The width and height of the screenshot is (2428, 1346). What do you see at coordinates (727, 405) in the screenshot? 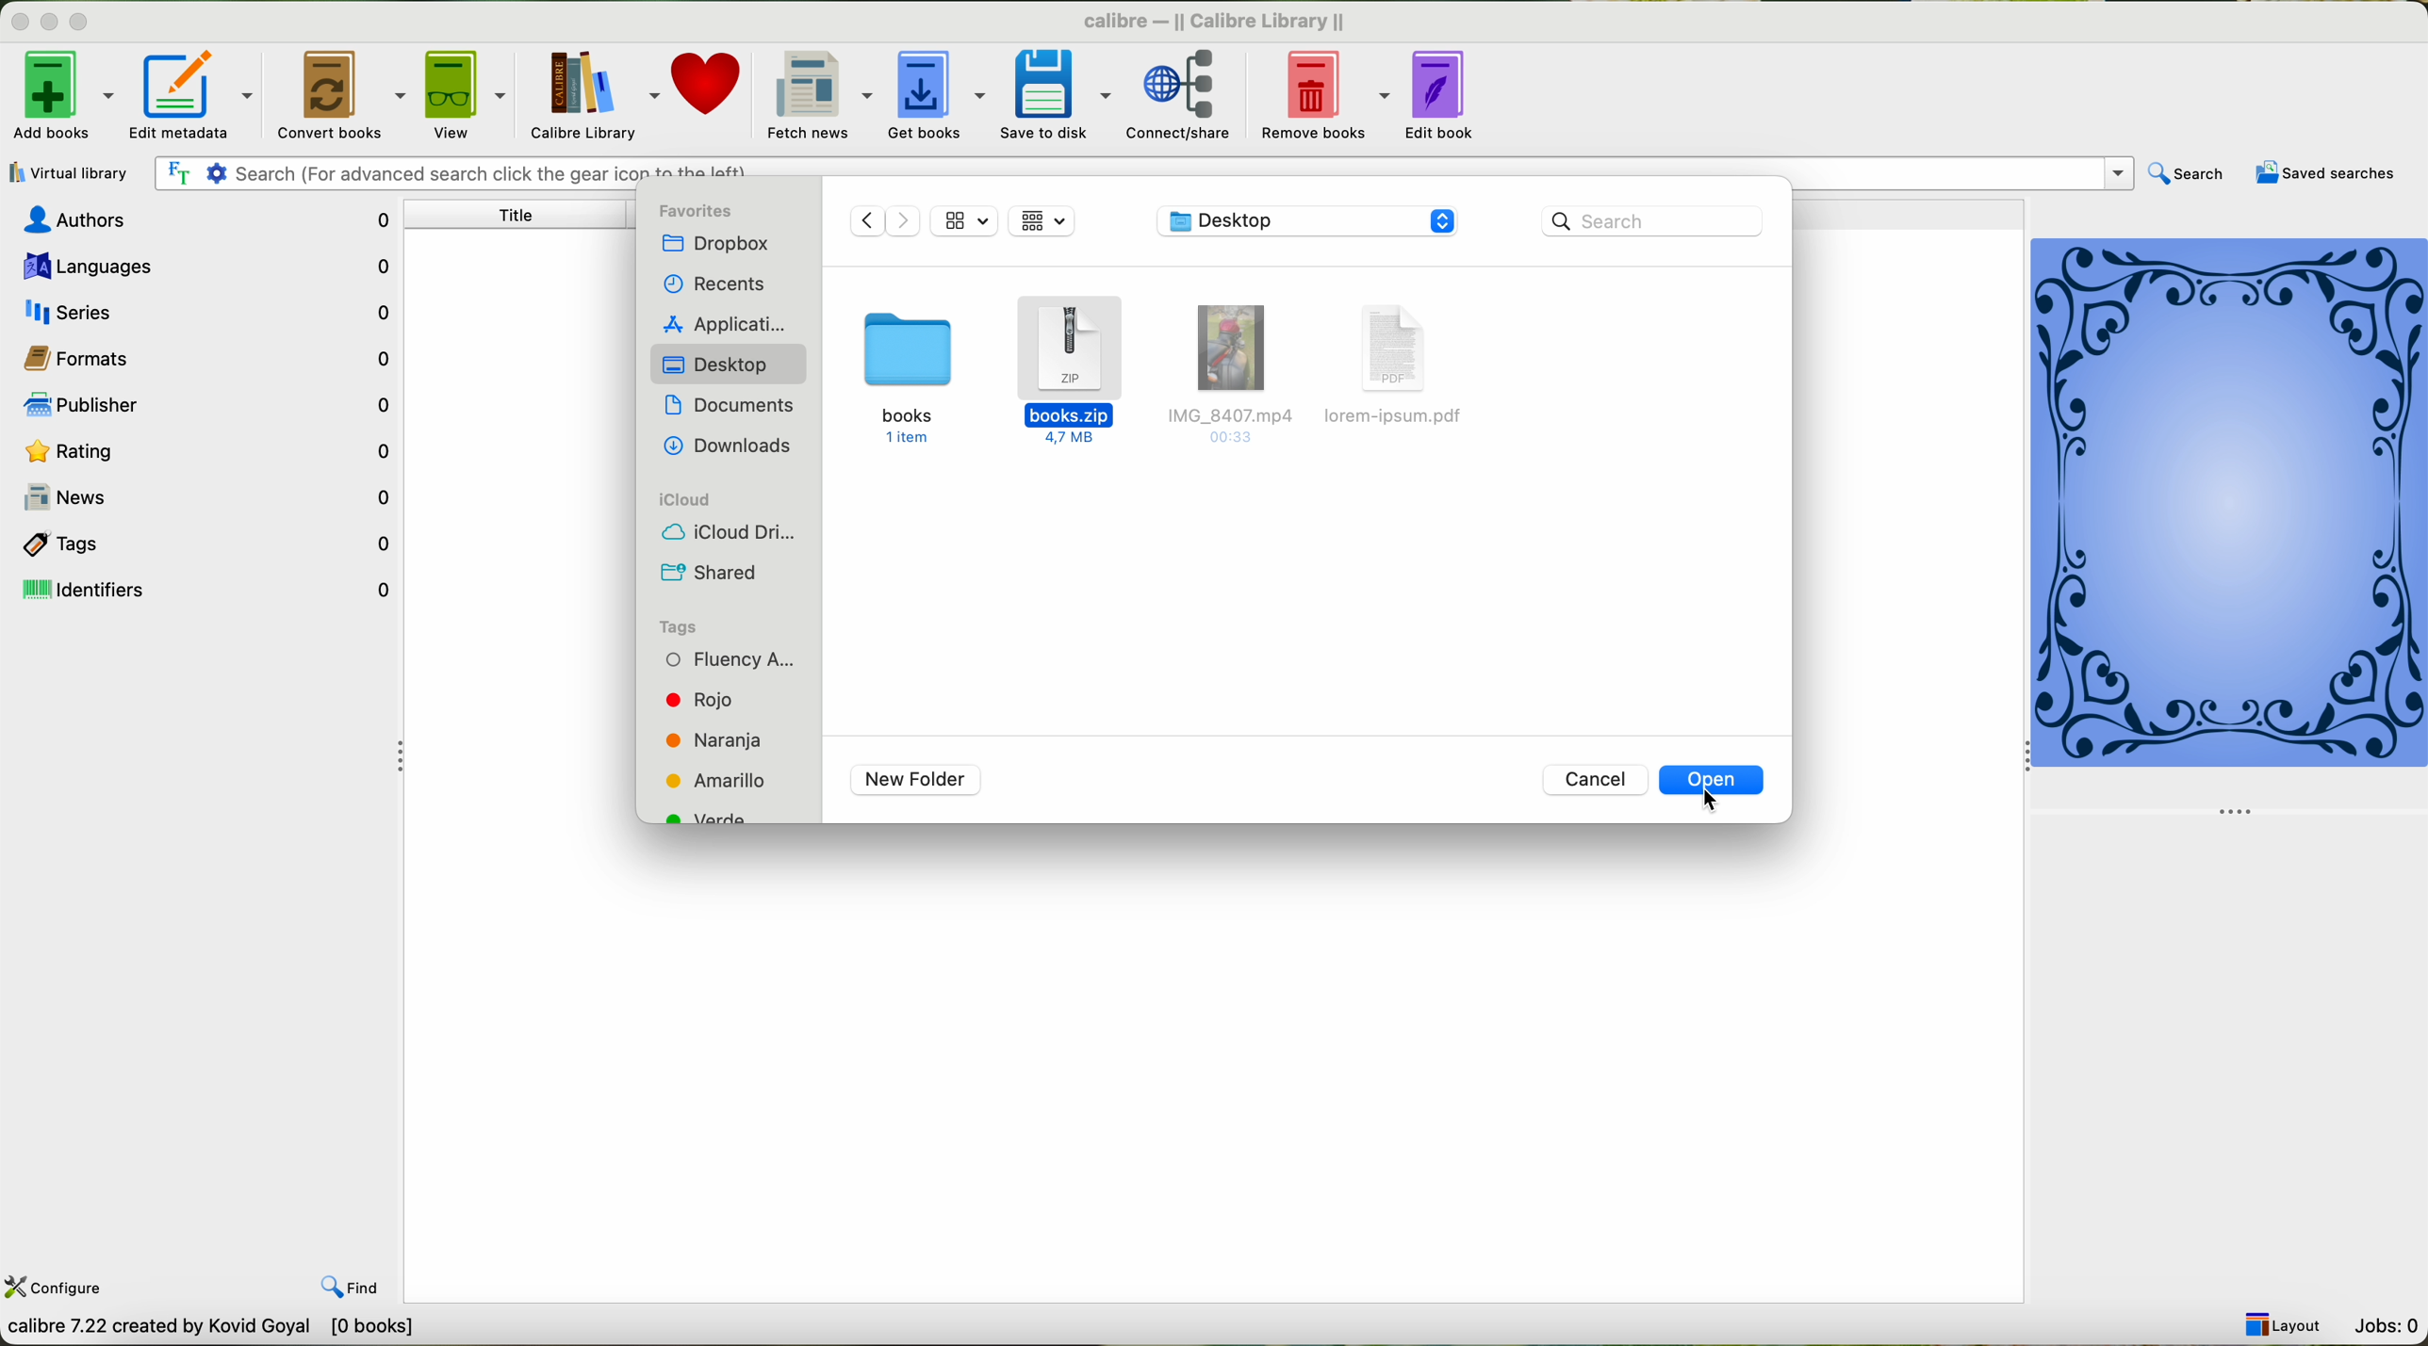
I see `documents` at bounding box center [727, 405].